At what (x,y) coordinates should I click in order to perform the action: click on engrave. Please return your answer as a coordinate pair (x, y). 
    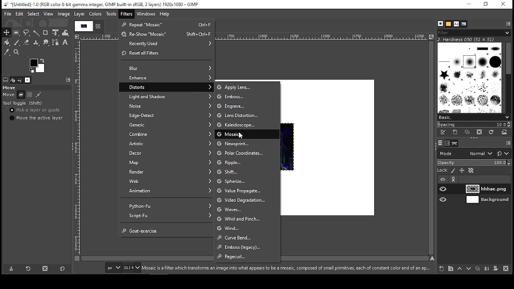
    Looking at the image, I should click on (249, 106).